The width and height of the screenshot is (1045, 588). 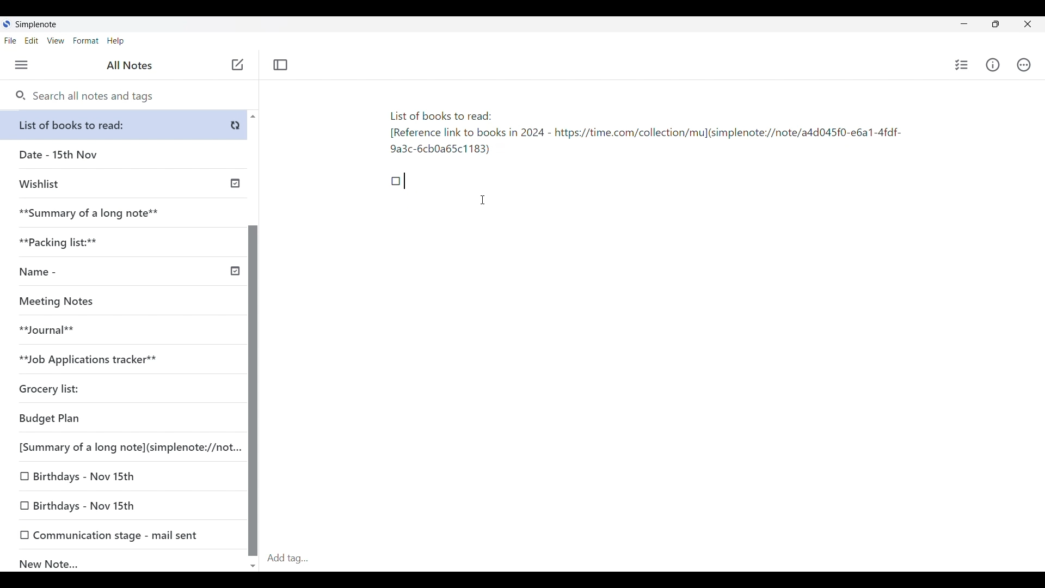 I want to click on New Note..., so click(x=125, y=561).